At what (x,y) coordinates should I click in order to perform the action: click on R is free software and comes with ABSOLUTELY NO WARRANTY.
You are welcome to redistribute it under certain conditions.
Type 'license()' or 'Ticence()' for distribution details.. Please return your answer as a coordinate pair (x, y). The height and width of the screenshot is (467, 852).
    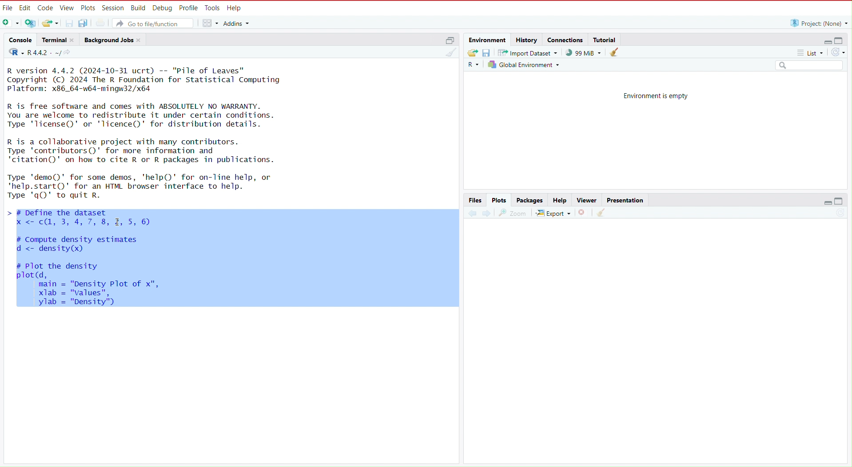
    Looking at the image, I should click on (146, 115).